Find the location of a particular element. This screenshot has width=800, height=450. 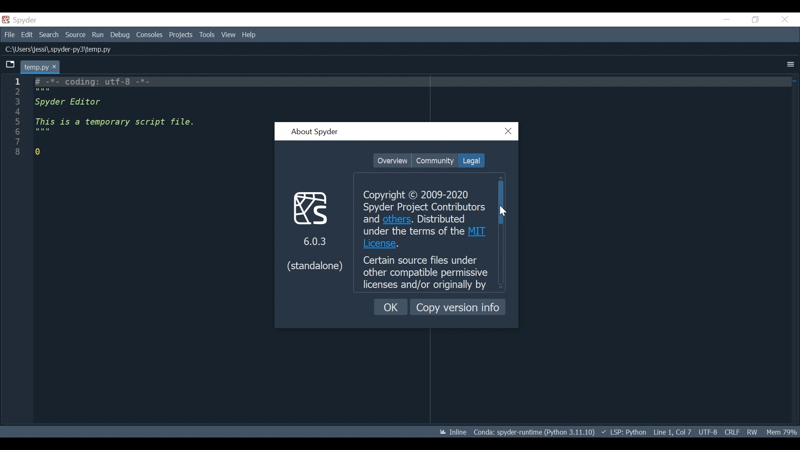

UTF-8 is located at coordinates (709, 431).